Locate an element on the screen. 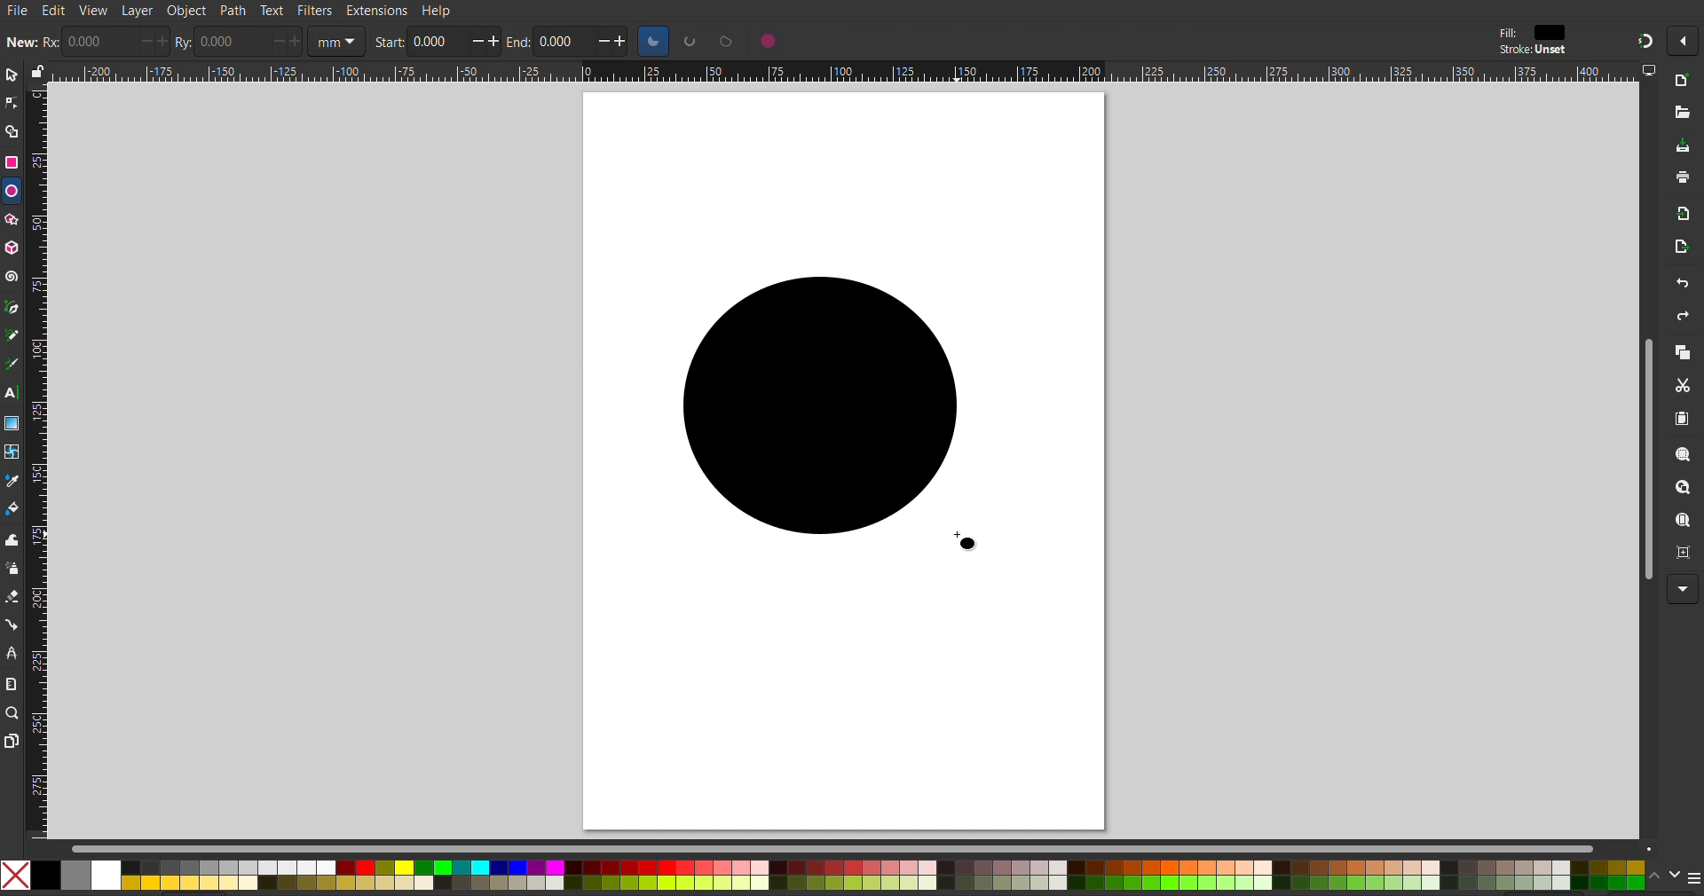  new is located at coordinates (22, 43).